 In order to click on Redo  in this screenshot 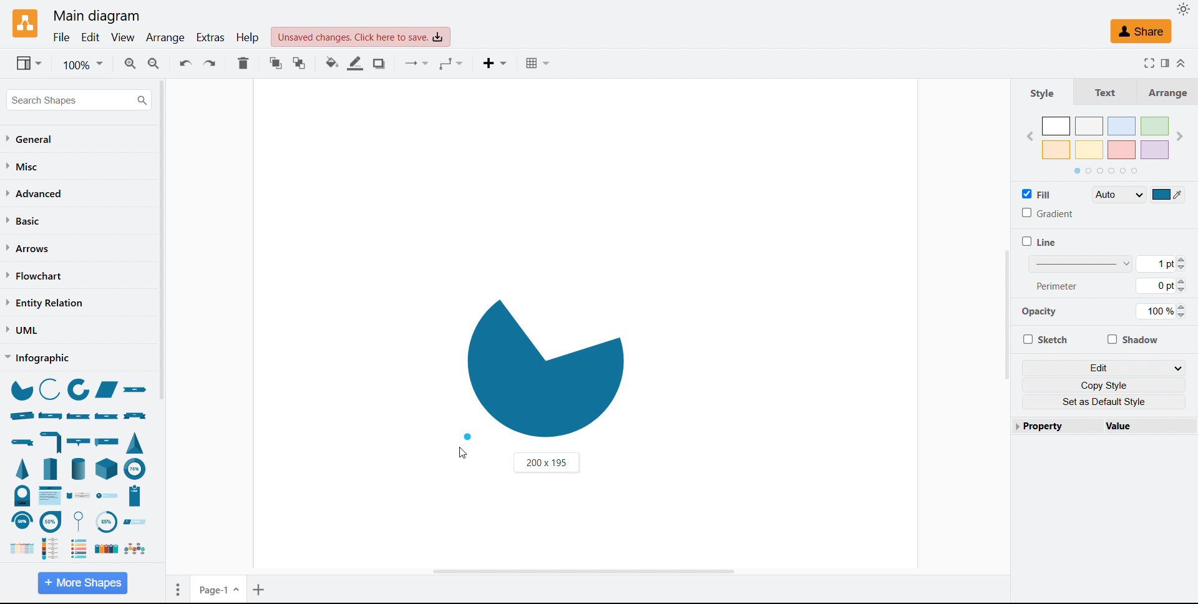, I will do `click(210, 63)`.